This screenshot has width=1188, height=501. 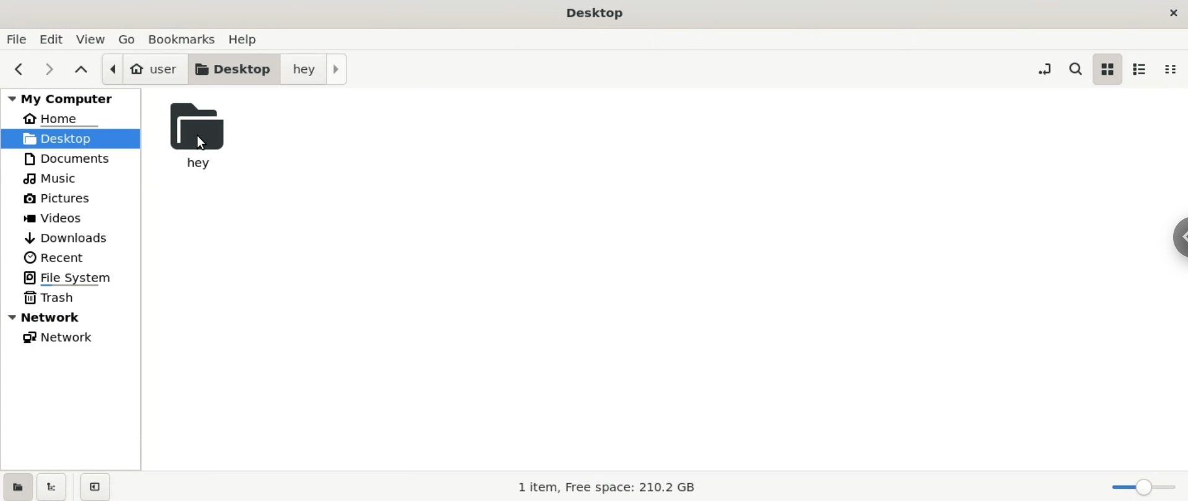 I want to click on edit, so click(x=51, y=38).